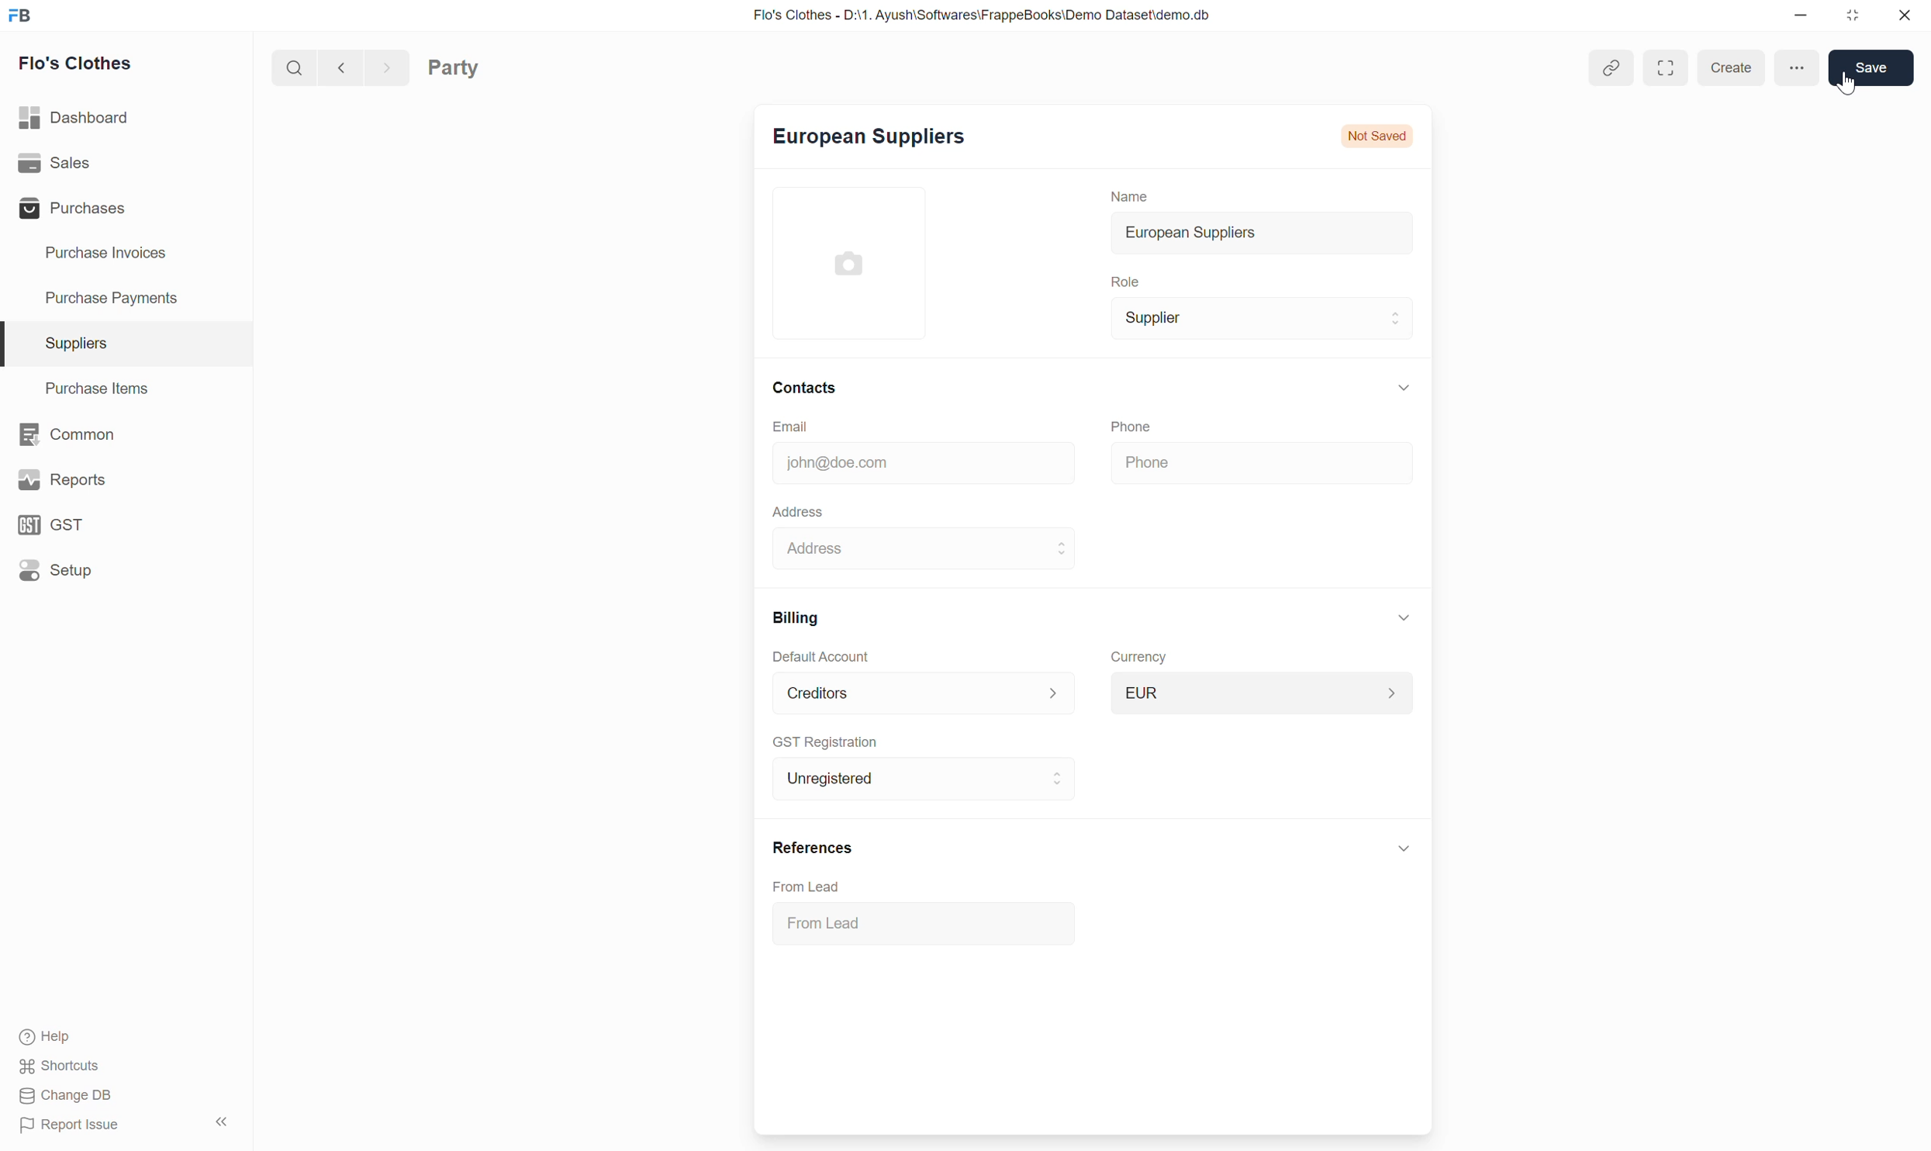 The width and height of the screenshot is (1931, 1151). Describe the element at coordinates (817, 886) in the screenshot. I see `From Lead` at that location.